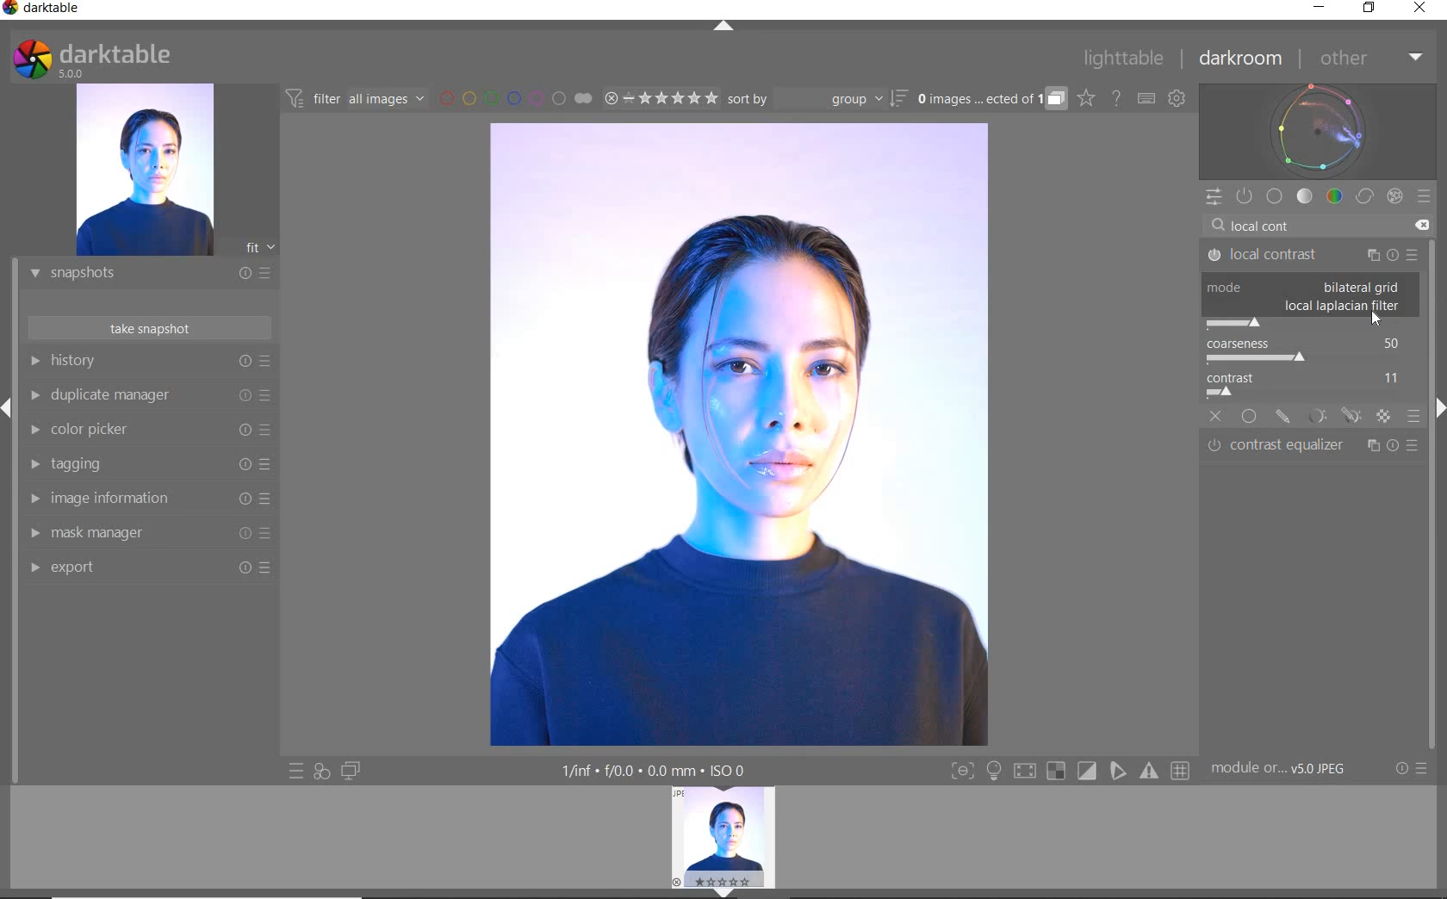 The width and height of the screenshot is (1447, 899). I want to click on MASK OPTION, so click(1351, 417).